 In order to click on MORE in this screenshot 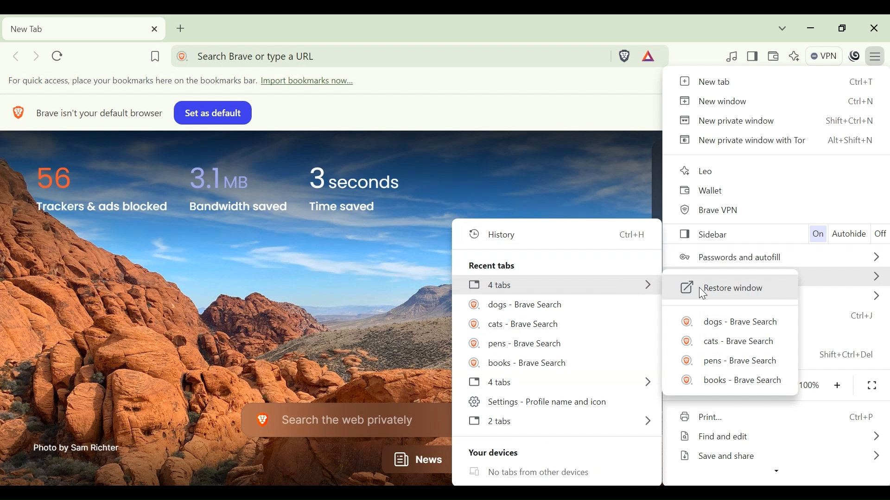, I will do `click(873, 254)`.